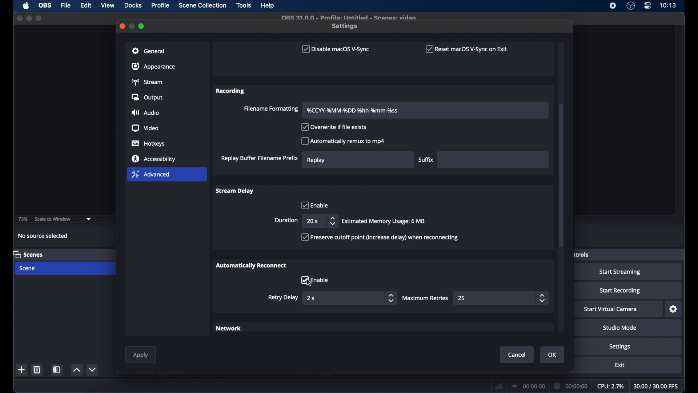 The height and width of the screenshot is (393, 698). I want to click on maximum retires, so click(426, 298).